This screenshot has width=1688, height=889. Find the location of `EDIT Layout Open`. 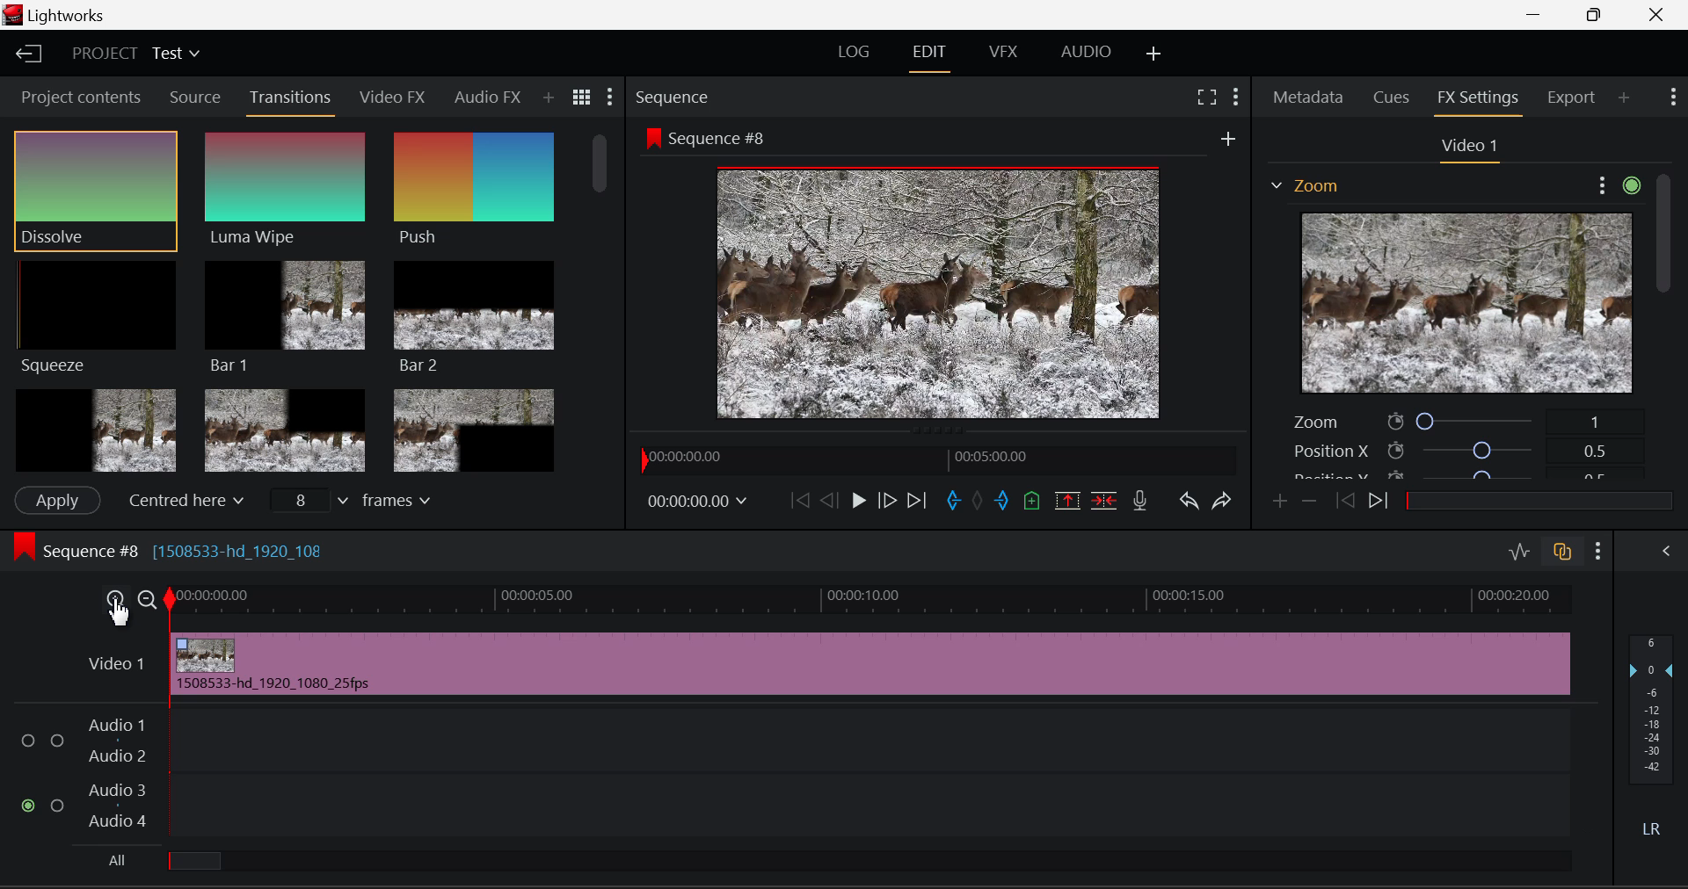

EDIT Layout Open is located at coordinates (929, 55).